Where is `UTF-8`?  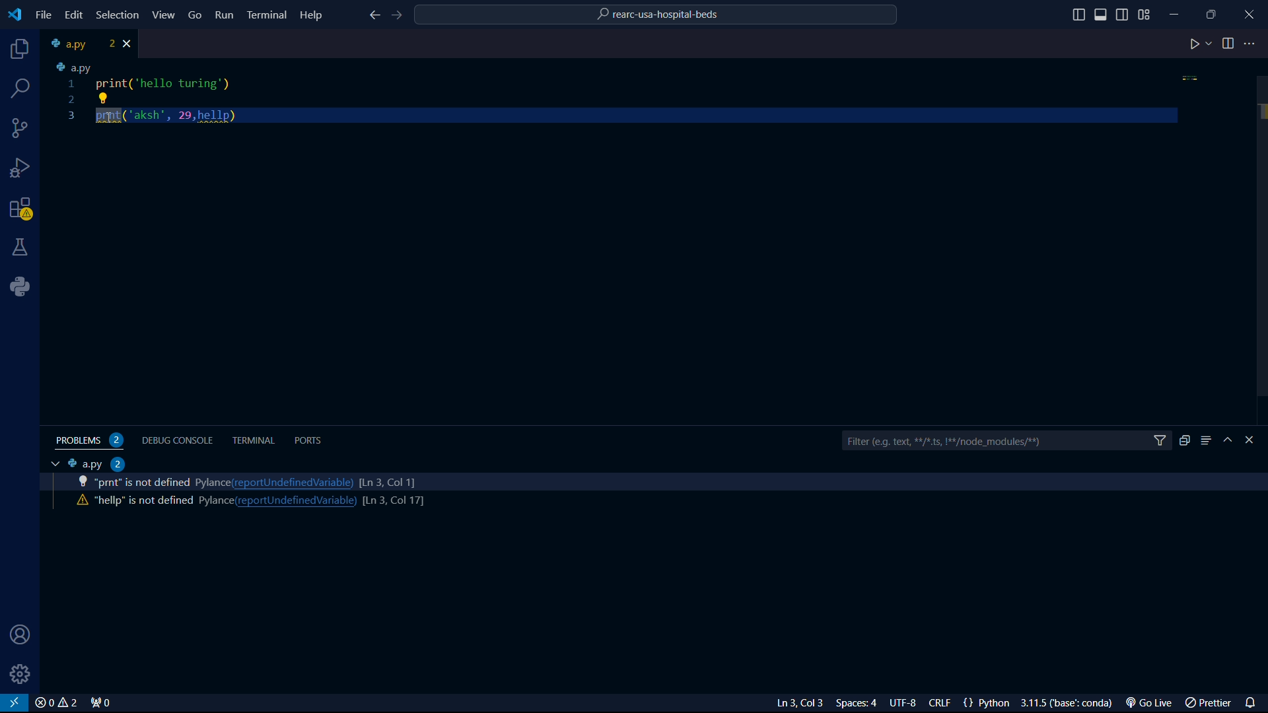
UTF-8 is located at coordinates (908, 704).